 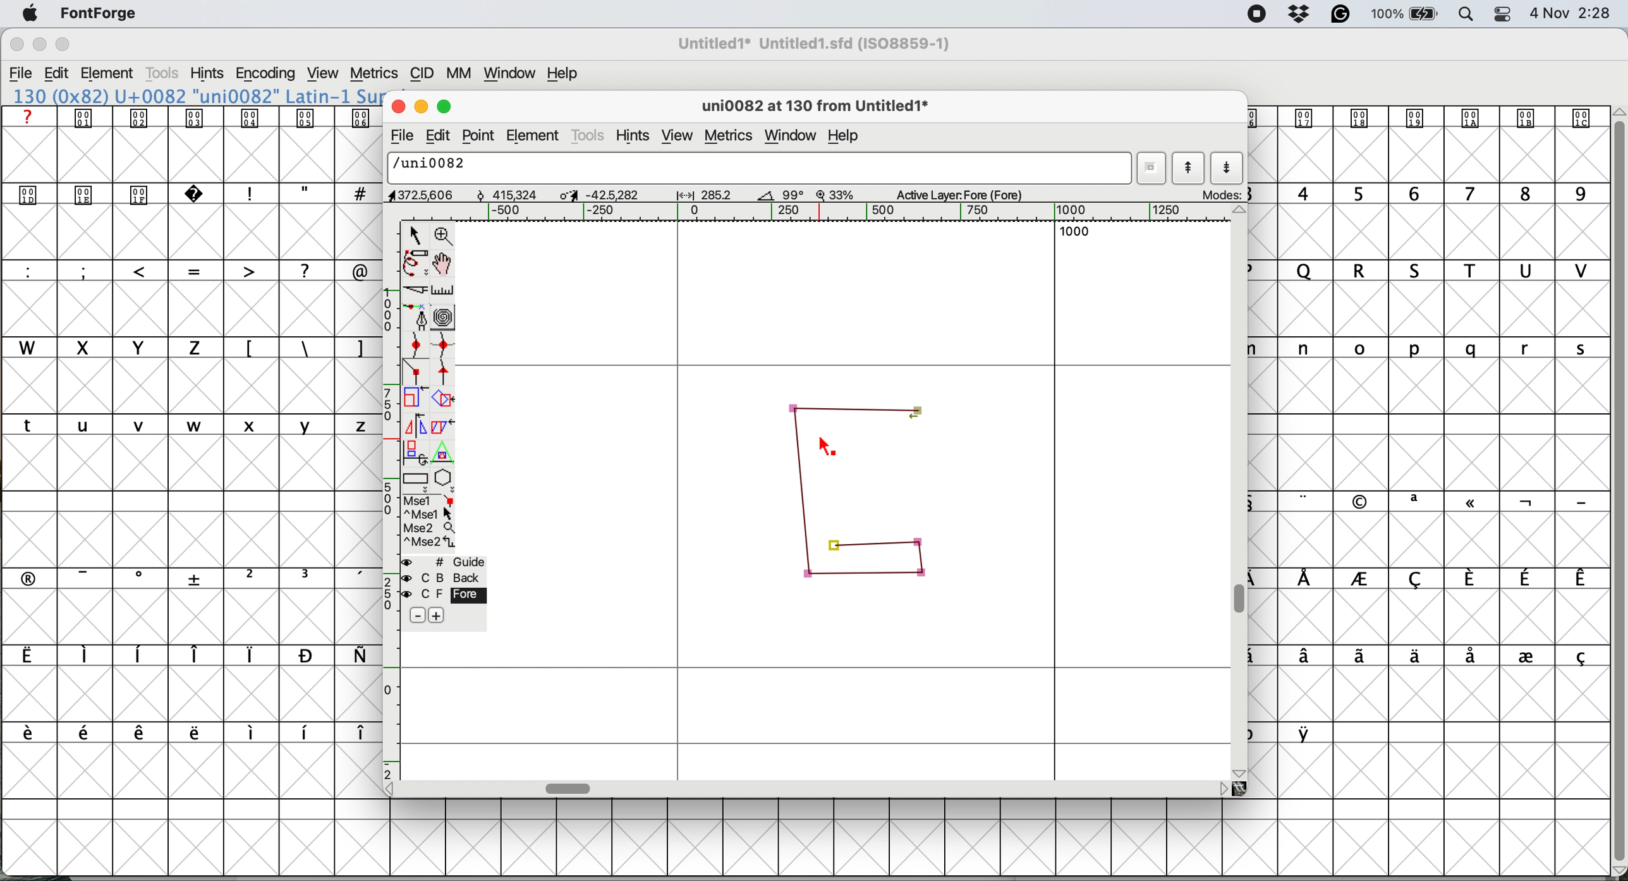 What do you see at coordinates (445, 264) in the screenshot?
I see `scroll by hand` at bounding box center [445, 264].